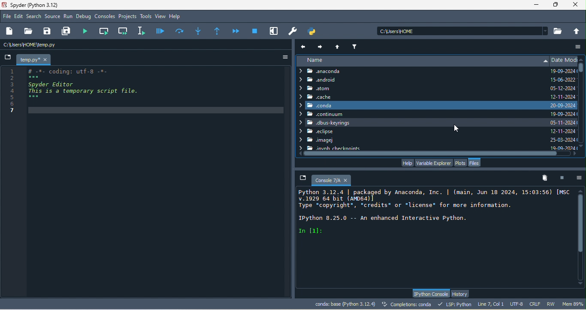  Describe the element at coordinates (407, 163) in the screenshot. I see `help` at that location.